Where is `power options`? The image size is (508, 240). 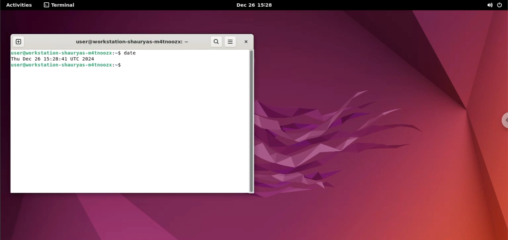 power options is located at coordinates (502, 5).